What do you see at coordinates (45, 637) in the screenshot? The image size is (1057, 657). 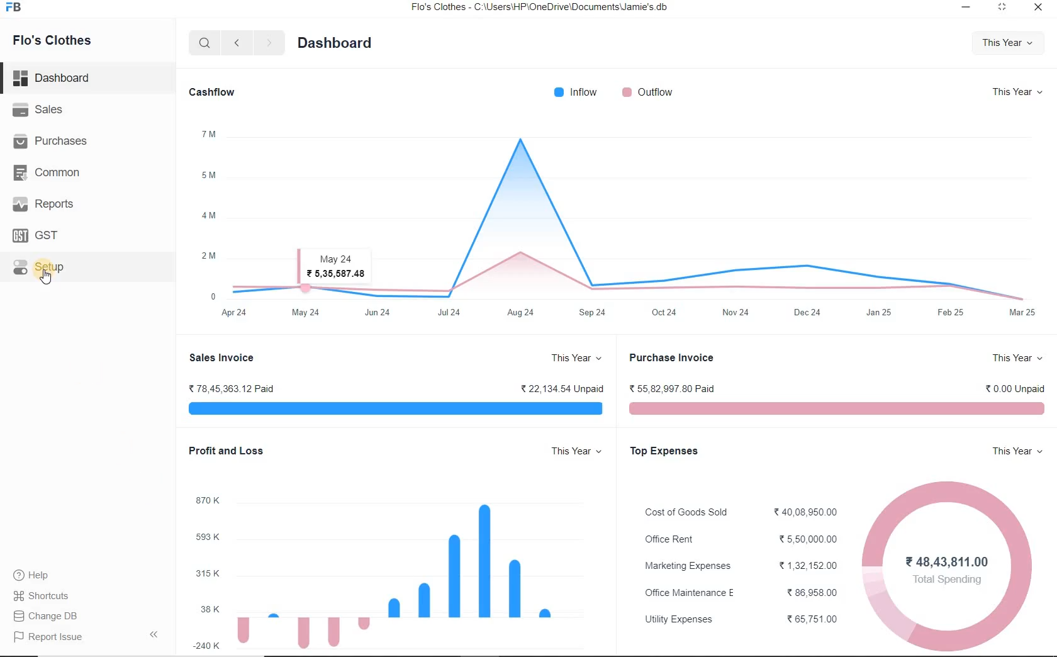 I see `Report Issue` at bounding box center [45, 637].